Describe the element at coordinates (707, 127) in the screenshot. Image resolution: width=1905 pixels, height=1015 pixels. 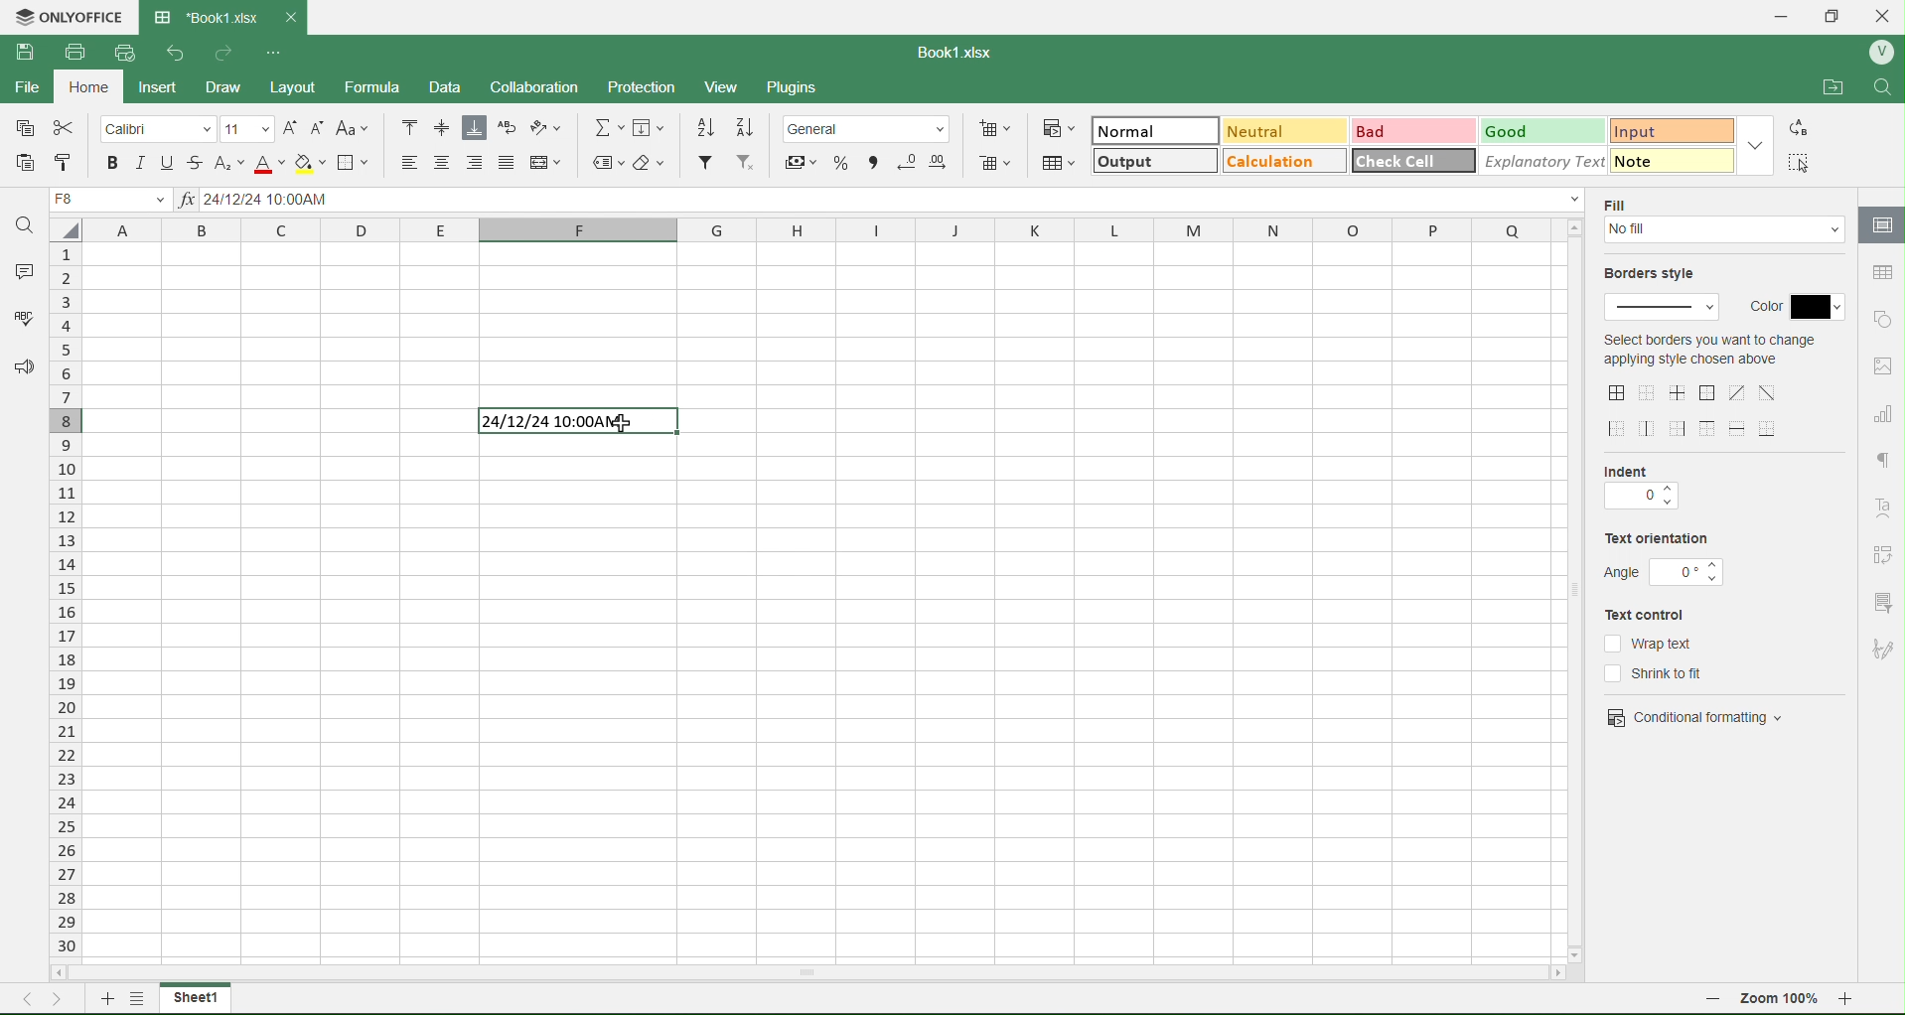
I see `Sort Ascending` at that location.